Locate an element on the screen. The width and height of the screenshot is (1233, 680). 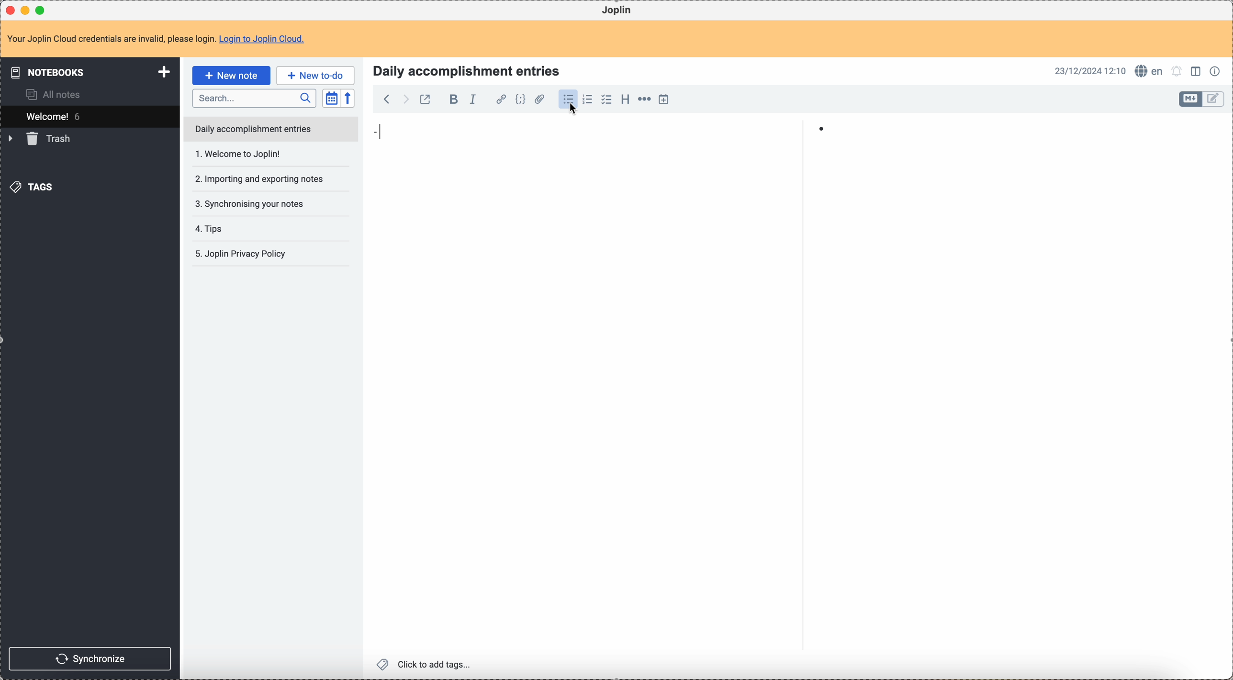
new to-do is located at coordinates (316, 75).